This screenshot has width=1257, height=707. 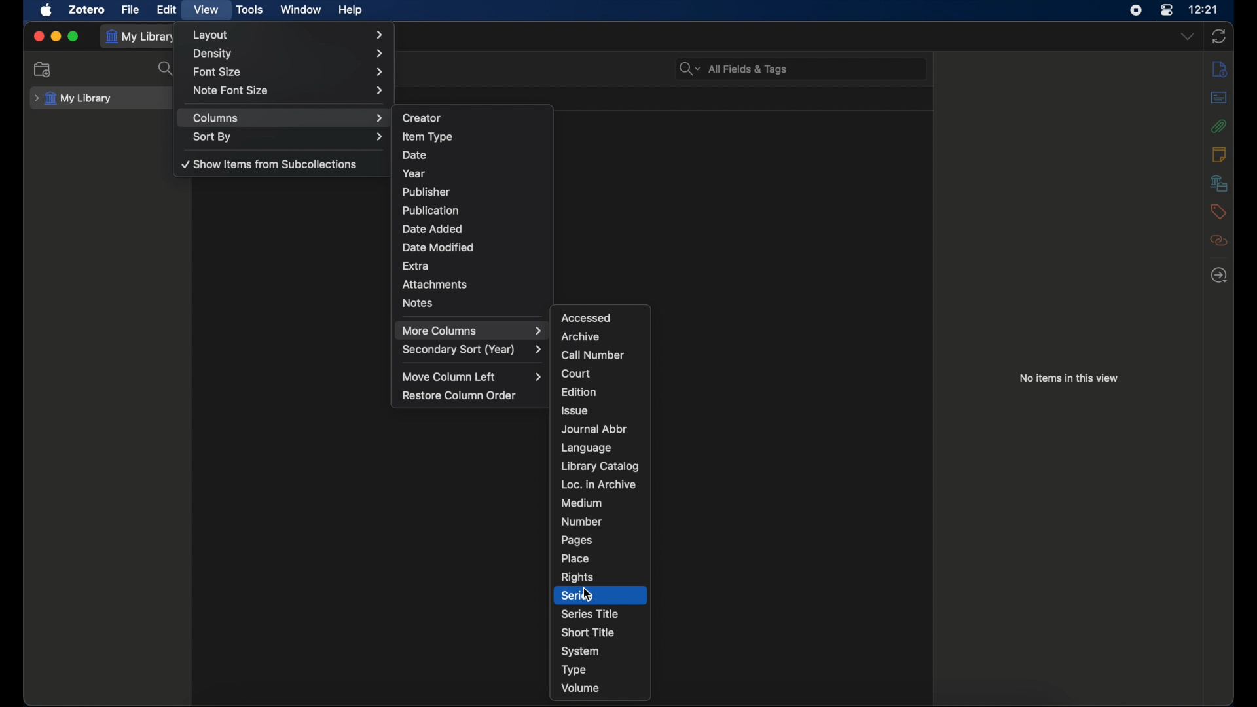 I want to click on tags, so click(x=1218, y=211).